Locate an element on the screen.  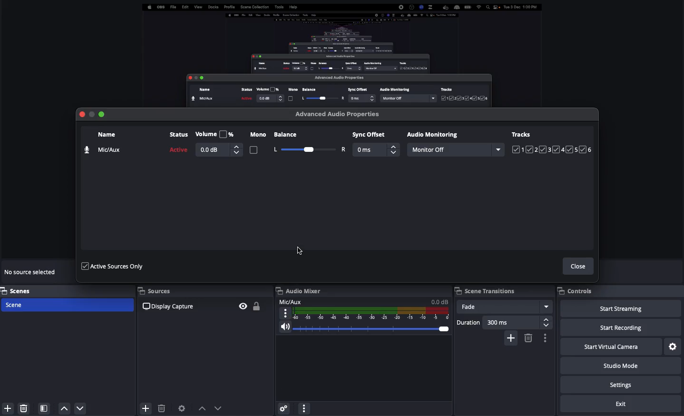
Fade is located at coordinates (505, 307).